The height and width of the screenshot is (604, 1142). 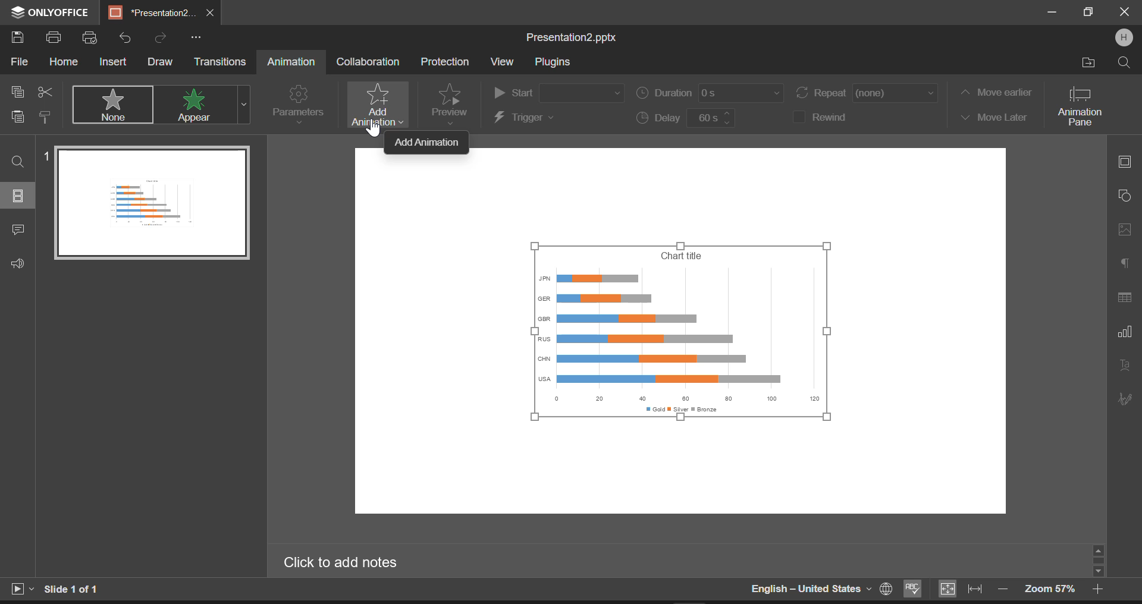 I want to click on ONLYOFFICE, so click(x=48, y=13).